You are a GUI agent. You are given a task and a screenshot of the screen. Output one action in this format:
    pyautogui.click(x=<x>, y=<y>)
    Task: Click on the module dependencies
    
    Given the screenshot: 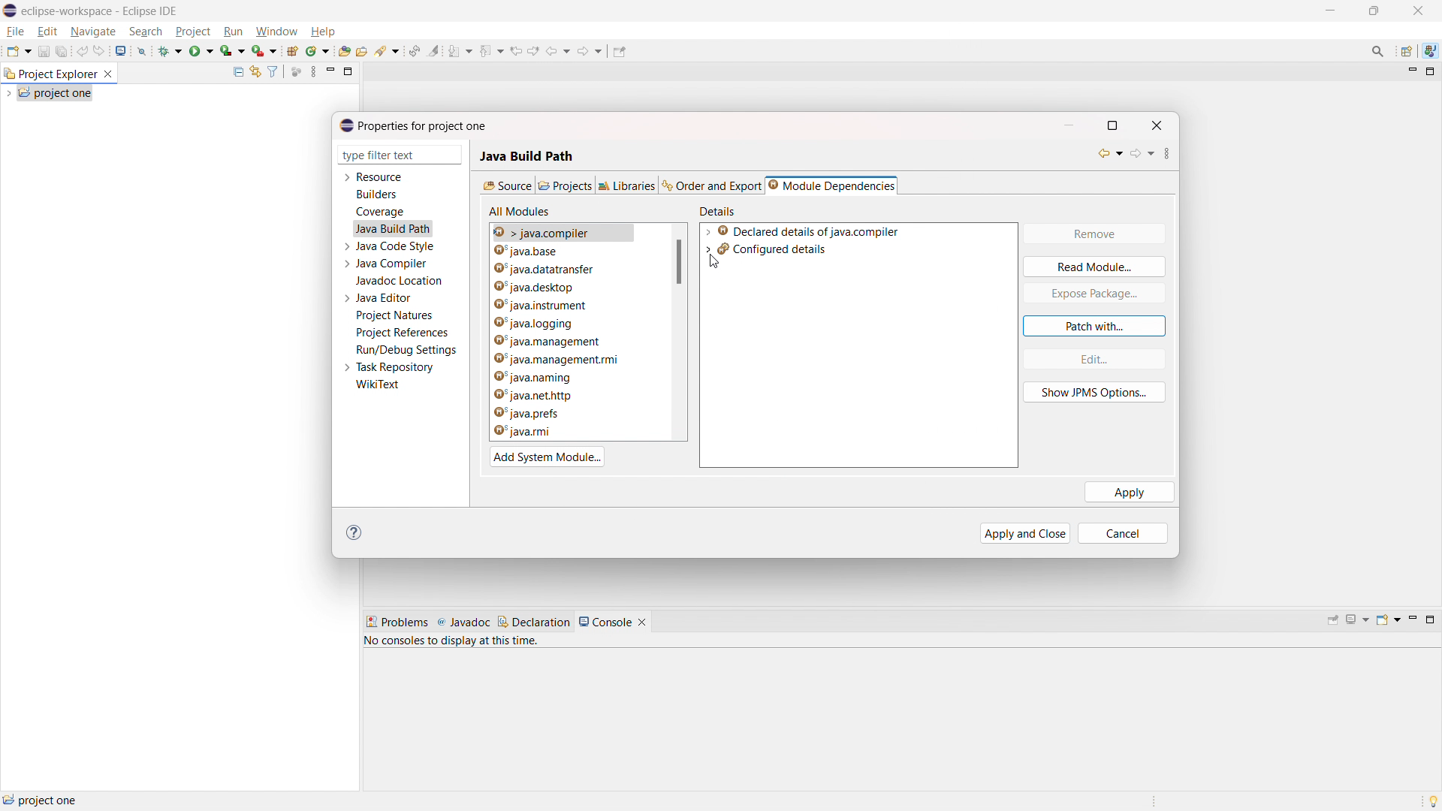 What is the action you would take?
    pyautogui.click(x=831, y=185)
    